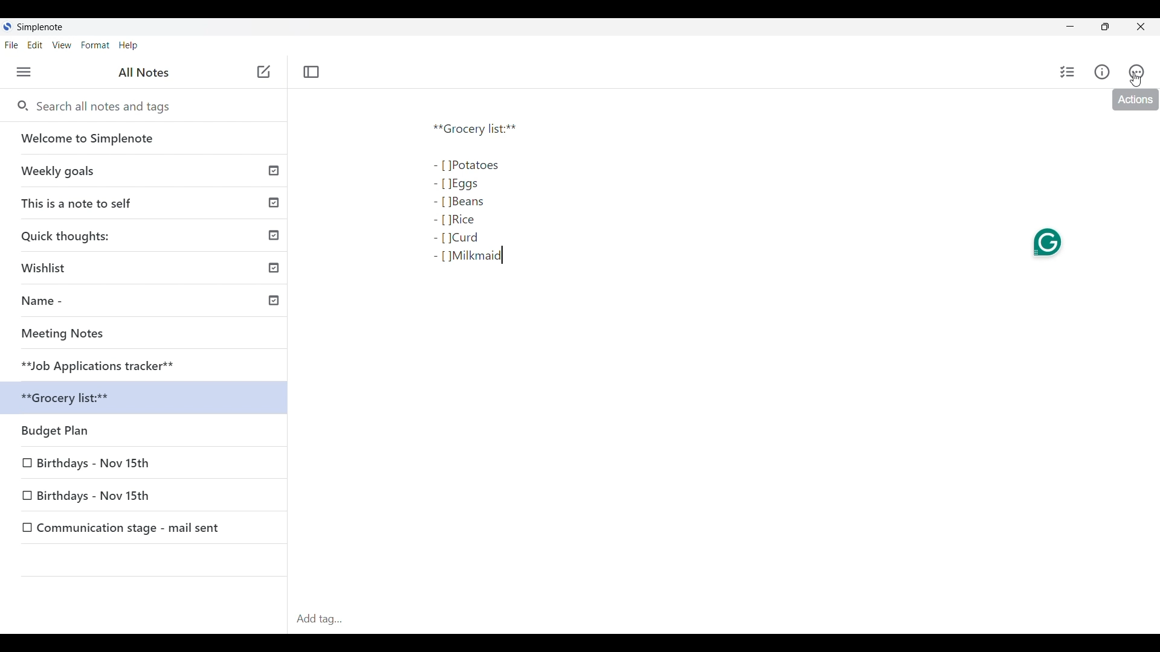 This screenshot has height=652, width=1160. What do you see at coordinates (35, 45) in the screenshot?
I see `Edit` at bounding box center [35, 45].